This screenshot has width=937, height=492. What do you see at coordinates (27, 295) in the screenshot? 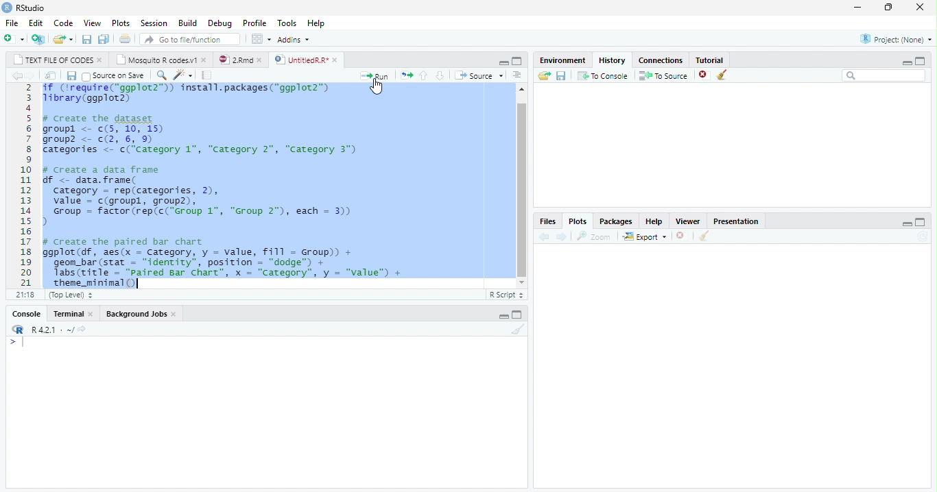
I see `21:18` at bounding box center [27, 295].